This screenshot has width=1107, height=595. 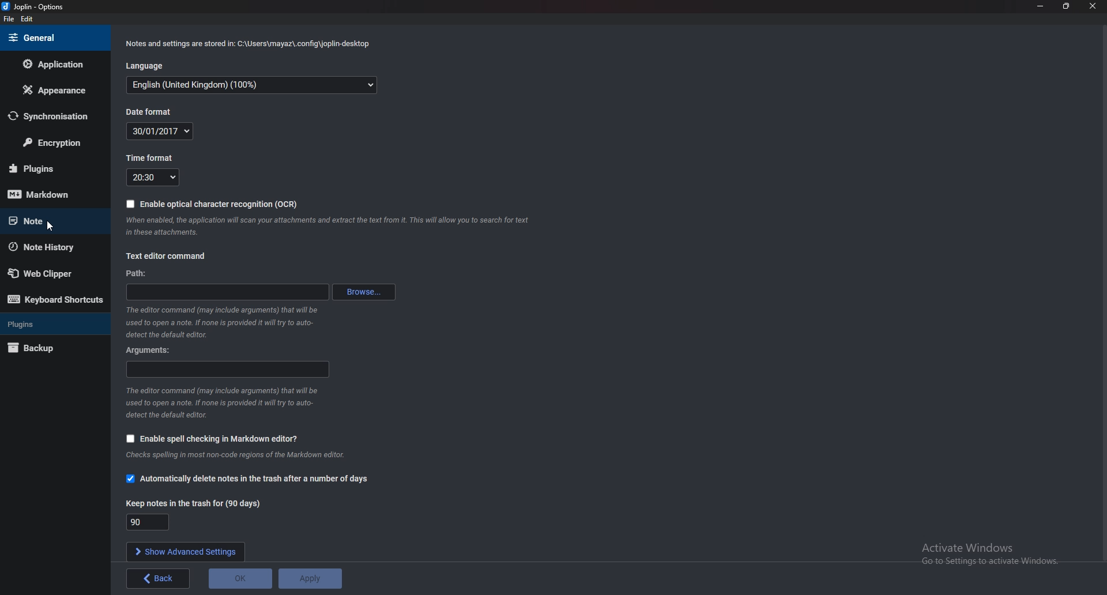 What do you see at coordinates (189, 551) in the screenshot?
I see `show advanced settings` at bounding box center [189, 551].